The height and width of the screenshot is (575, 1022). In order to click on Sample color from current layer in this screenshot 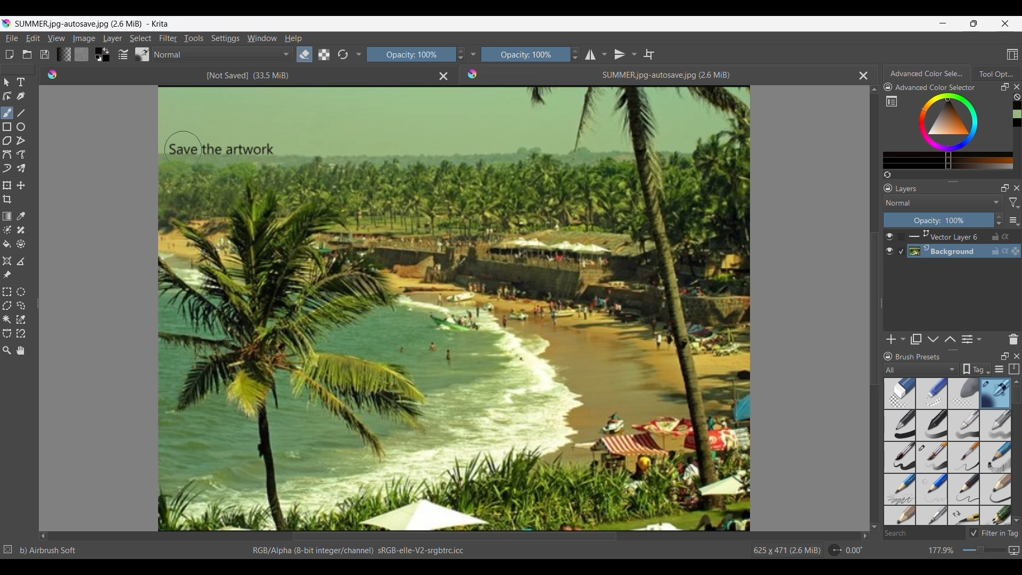, I will do `click(21, 217)`.